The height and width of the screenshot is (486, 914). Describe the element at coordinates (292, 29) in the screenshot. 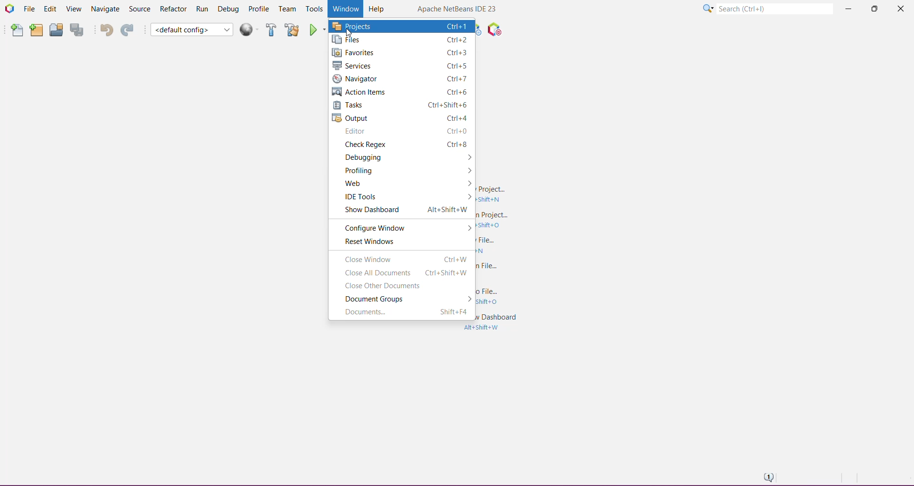

I see `Clean and Build Project` at that location.